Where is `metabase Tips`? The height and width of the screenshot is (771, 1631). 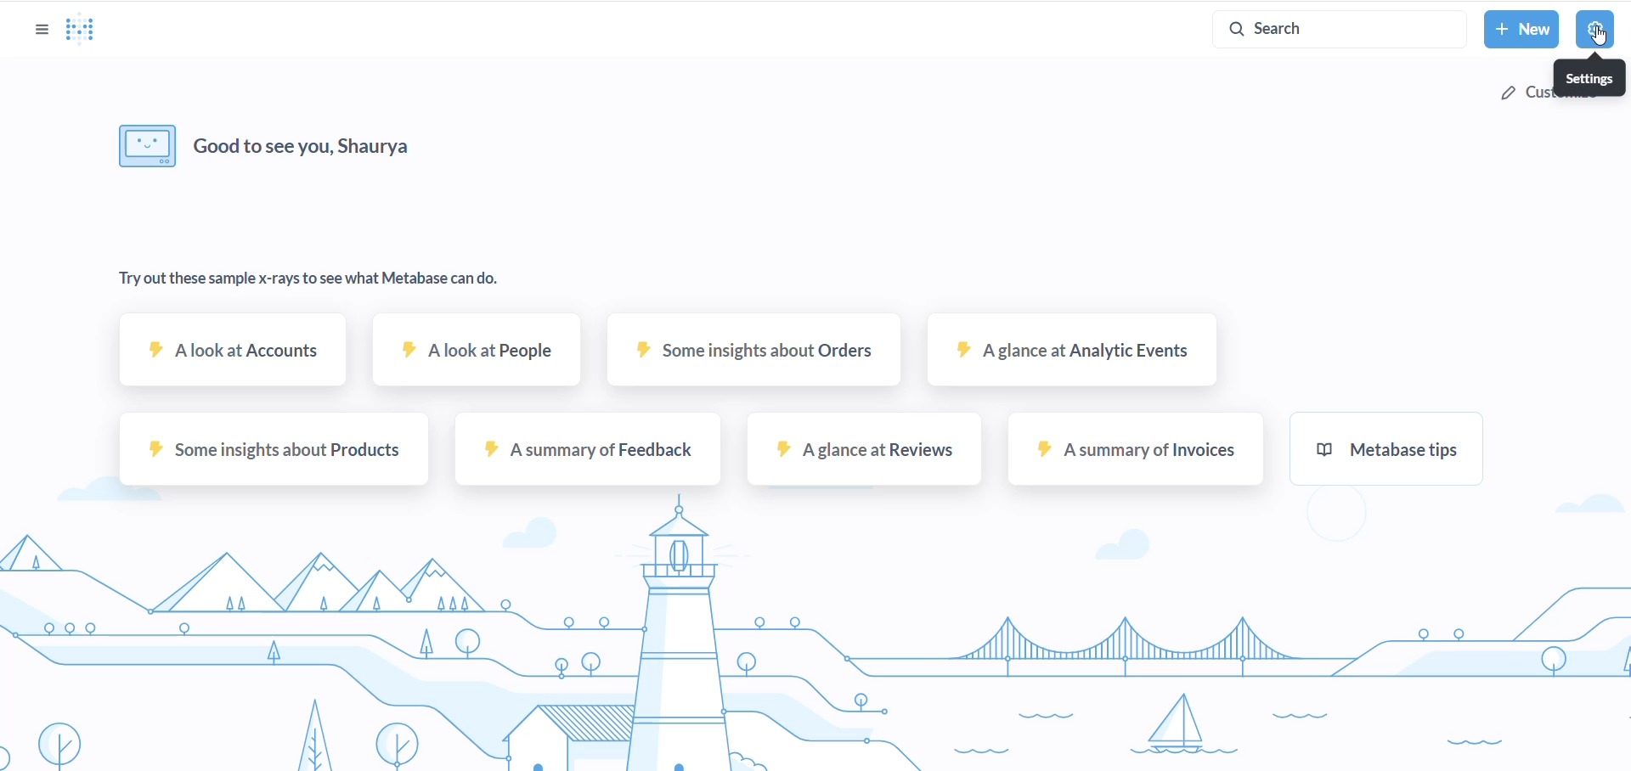 metabase Tips is located at coordinates (1405, 457).